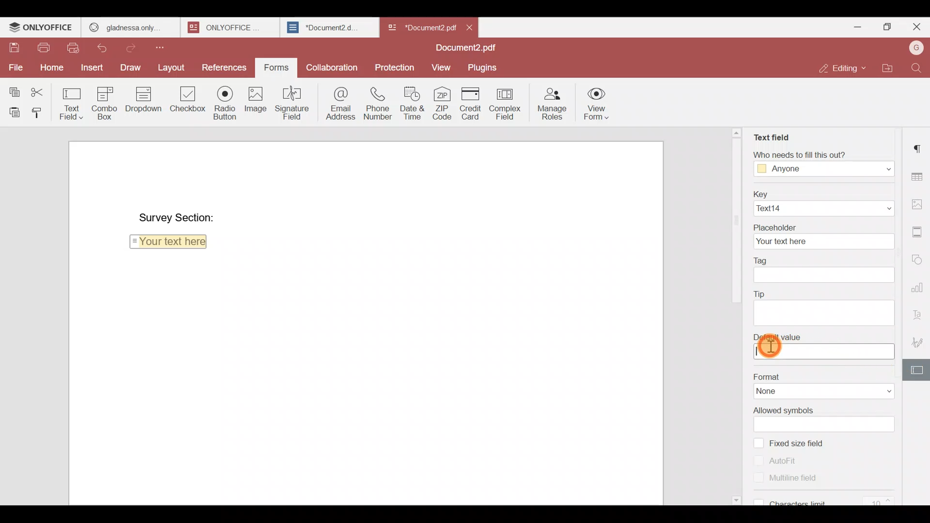  What do you see at coordinates (892, 69) in the screenshot?
I see `Open file location` at bounding box center [892, 69].